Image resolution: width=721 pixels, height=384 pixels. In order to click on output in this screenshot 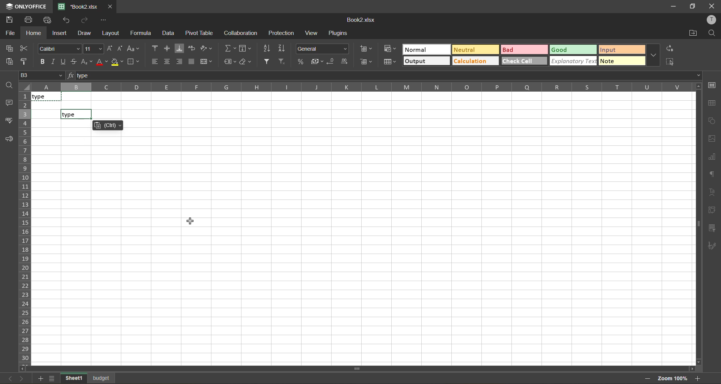, I will do `click(427, 61)`.